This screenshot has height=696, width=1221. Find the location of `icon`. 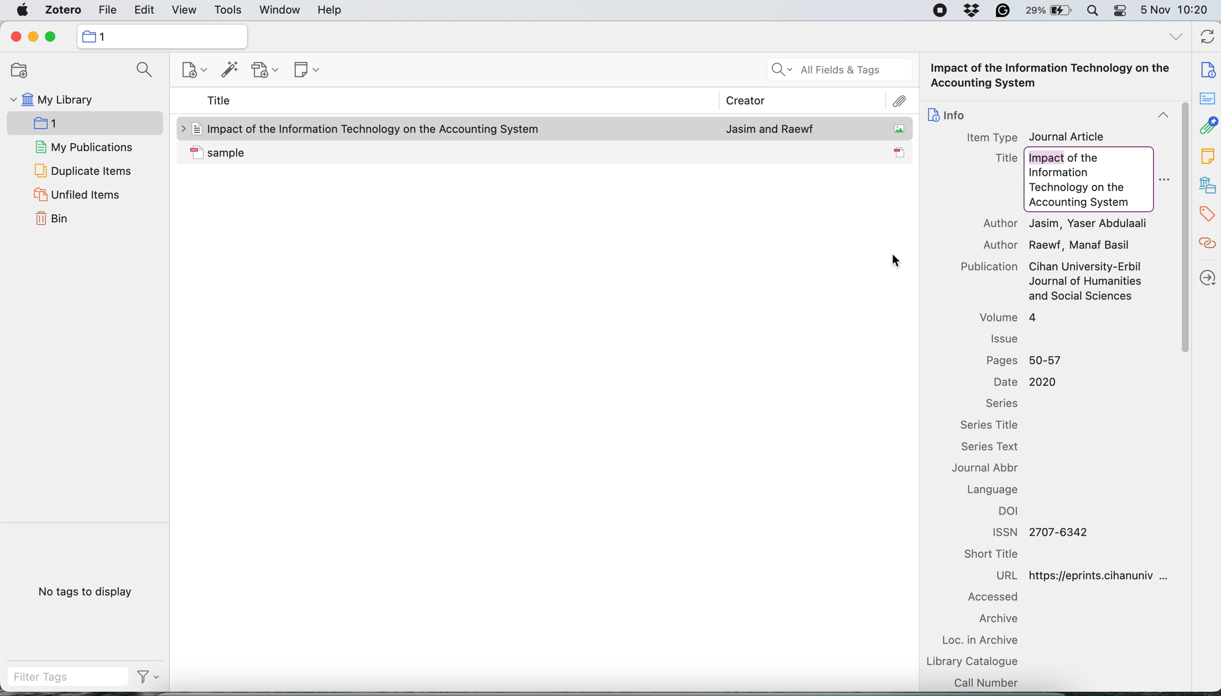

icon is located at coordinates (900, 129).